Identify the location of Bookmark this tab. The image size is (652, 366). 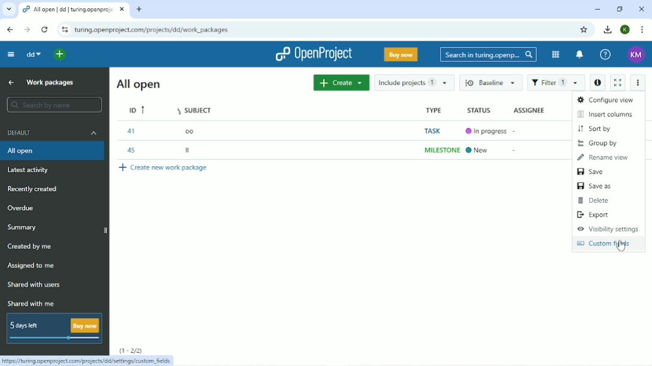
(583, 30).